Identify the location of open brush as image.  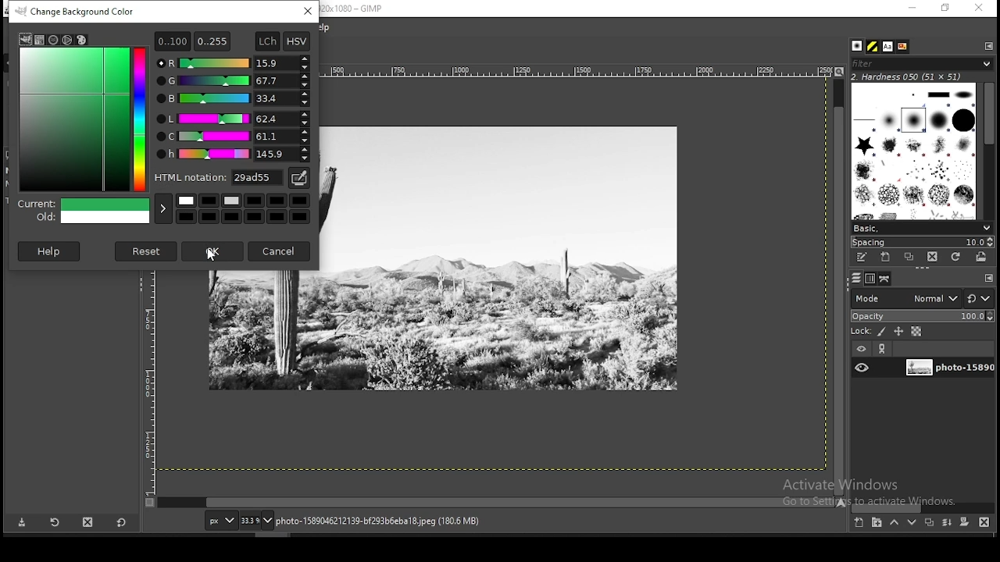
(982, 258).